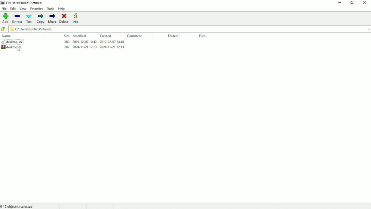 This screenshot has width=371, height=209. What do you see at coordinates (92, 47) in the screenshot?
I see `87 2004-11-21 1213 2048-11-21 1213` at bounding box center [92, 47].